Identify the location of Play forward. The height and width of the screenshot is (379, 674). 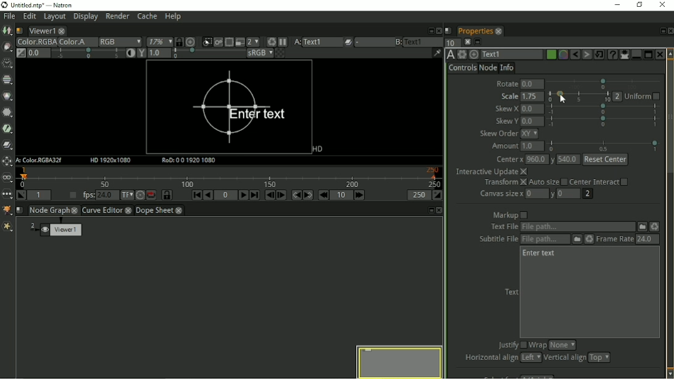
(243, 195).